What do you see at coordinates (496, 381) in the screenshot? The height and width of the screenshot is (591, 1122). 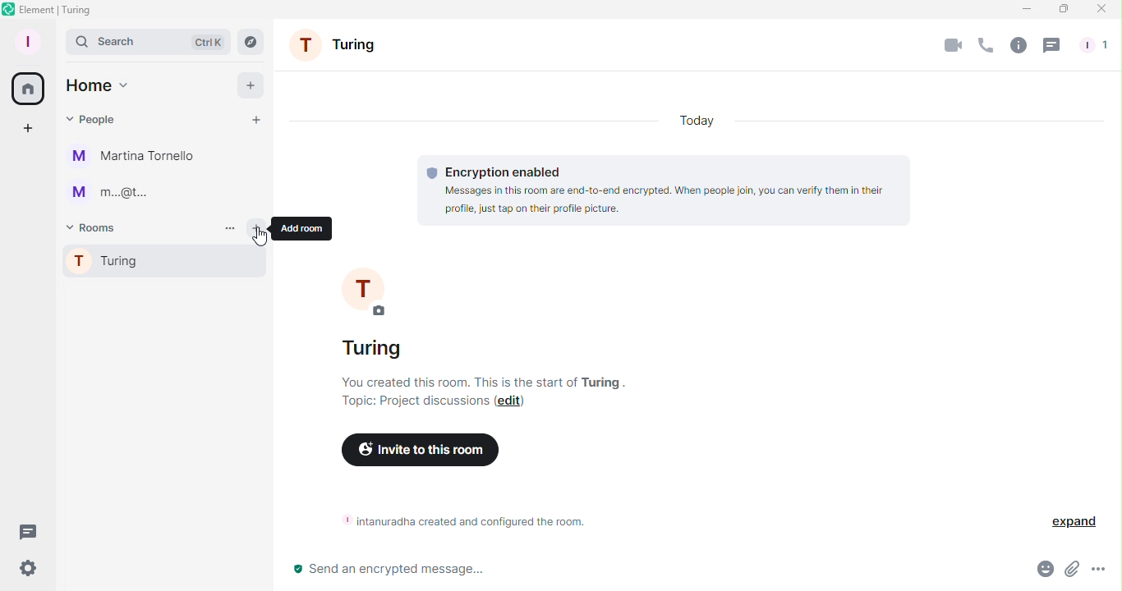 I see `you created this room. this is the stsrt of turing.` at bounding box center [496, 381].